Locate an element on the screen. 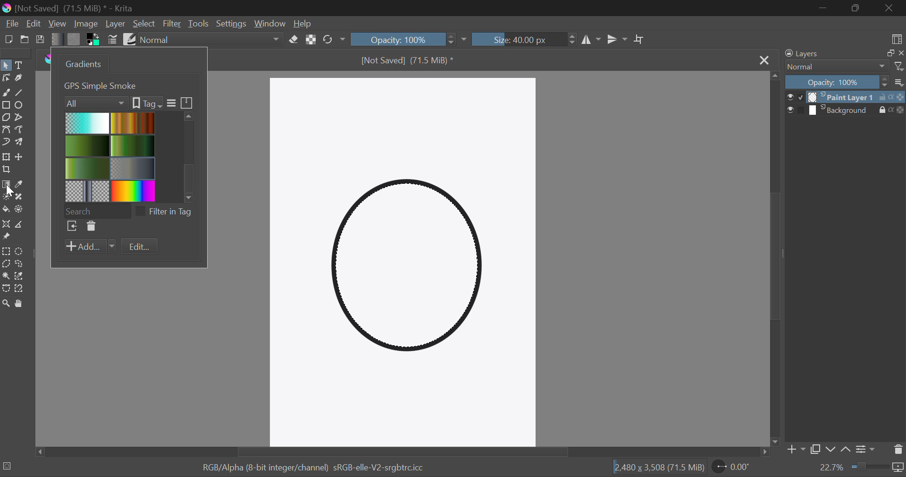  Delete is located at coordinates (92, 227).